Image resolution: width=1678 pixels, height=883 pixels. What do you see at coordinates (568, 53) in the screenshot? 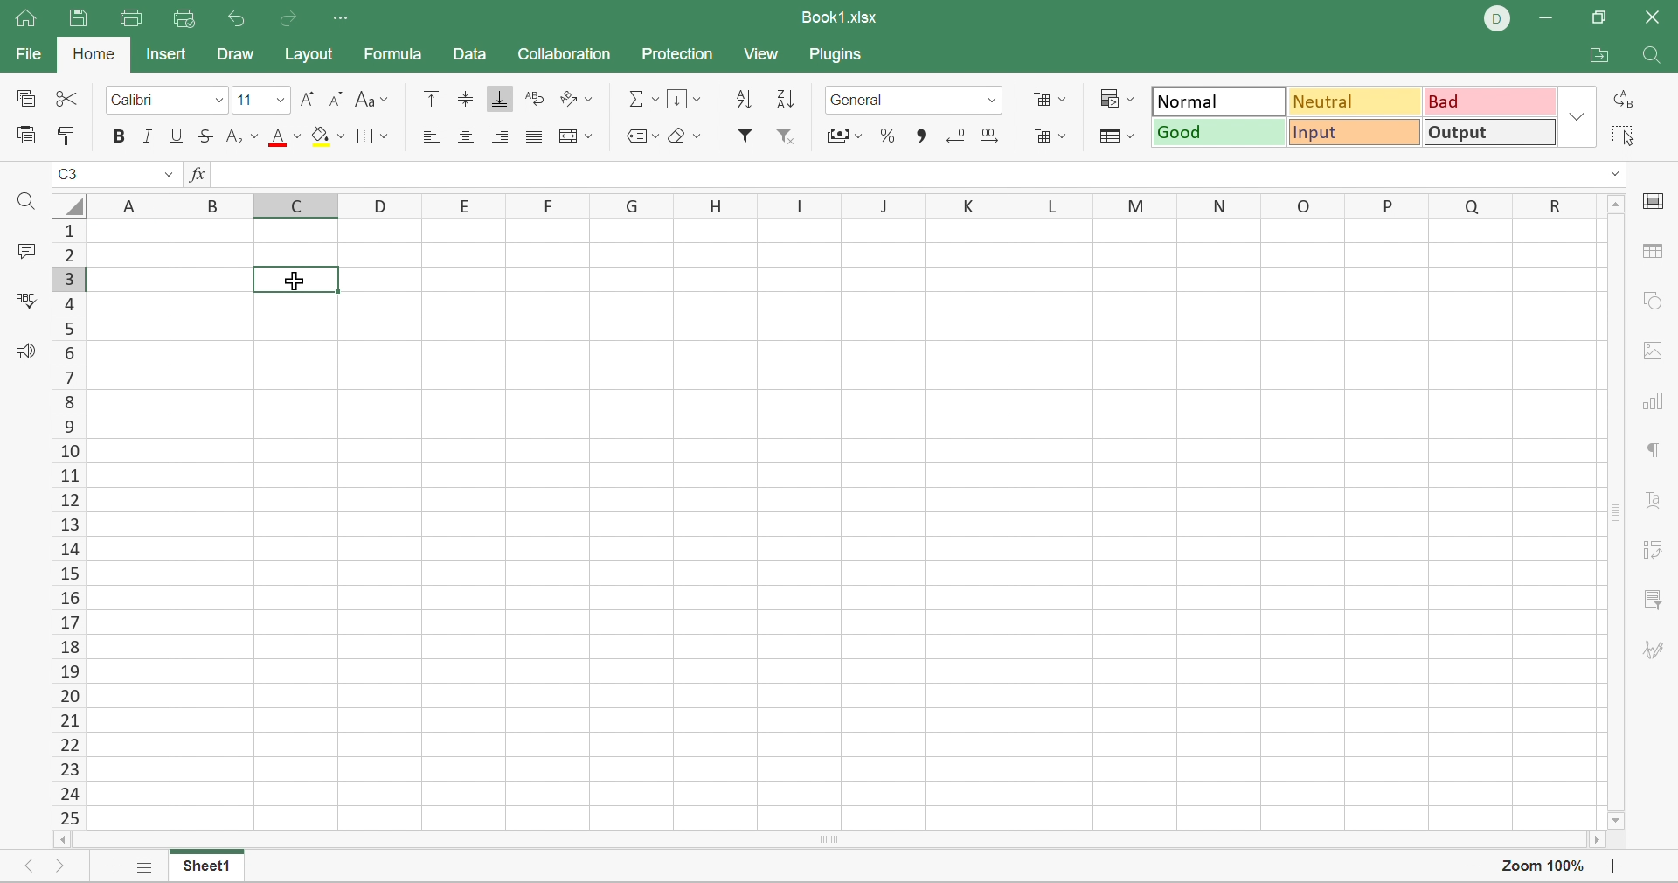
I see `Collaboration` at bounding box center [568, 53].